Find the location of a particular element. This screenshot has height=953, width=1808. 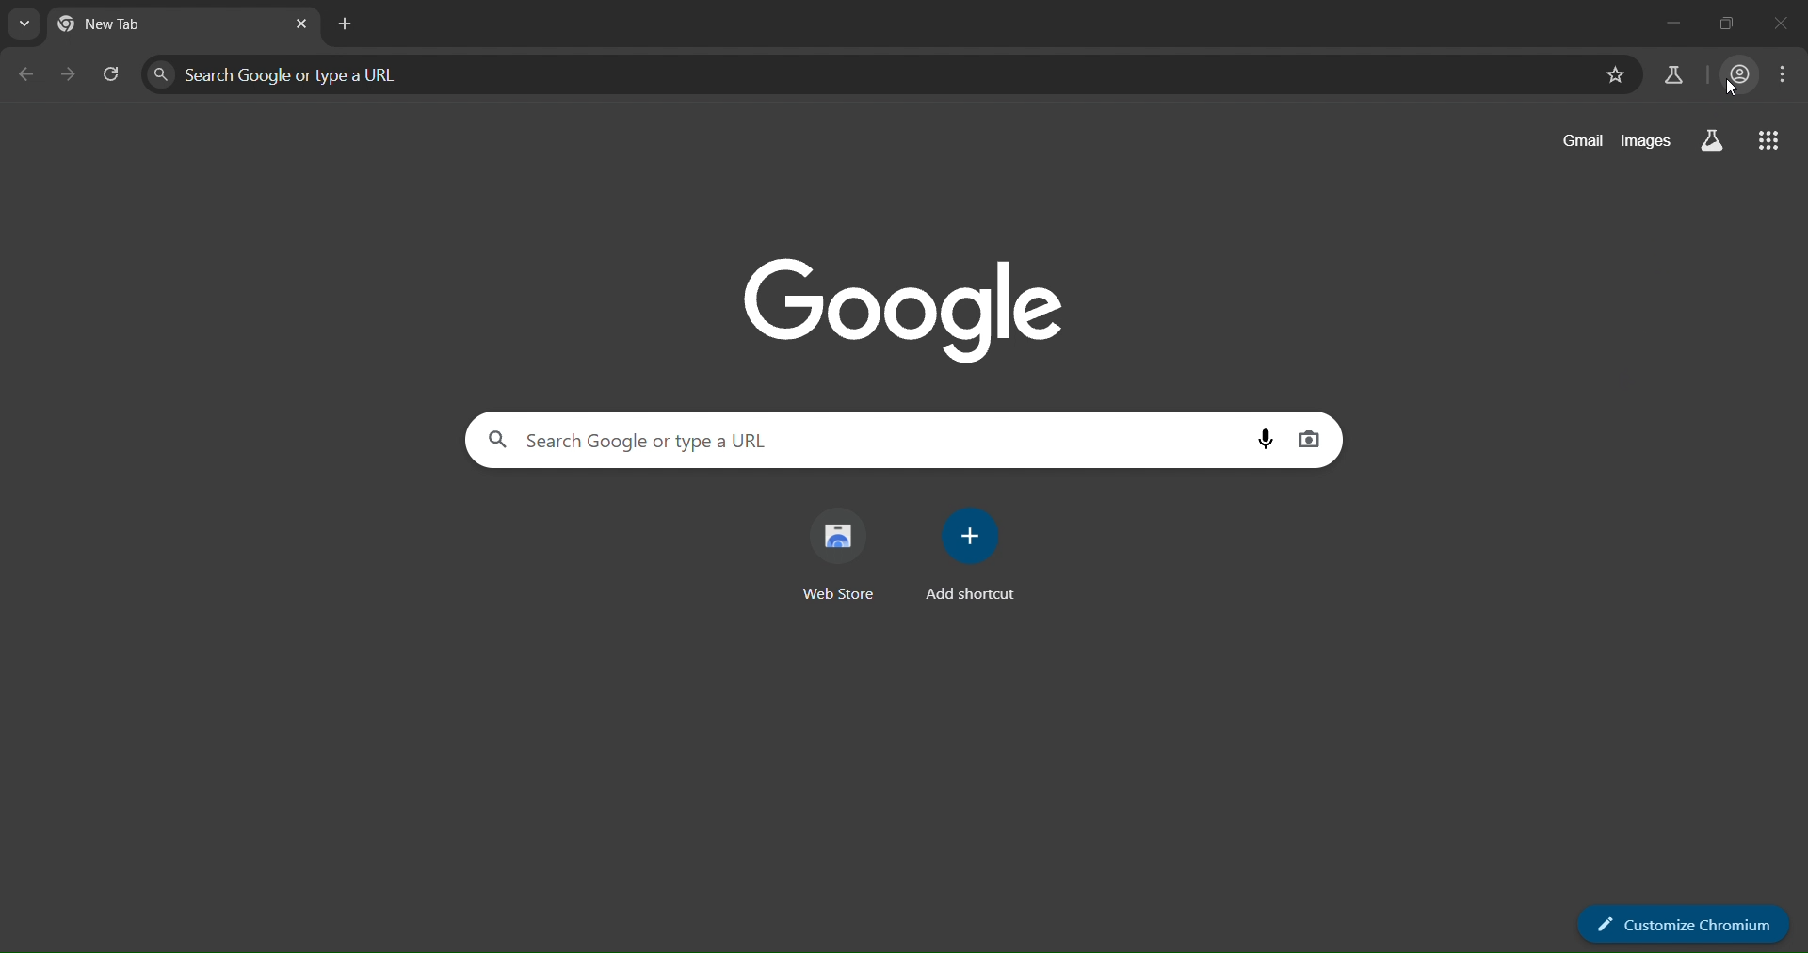

account is located at coordinates (1736, 75).